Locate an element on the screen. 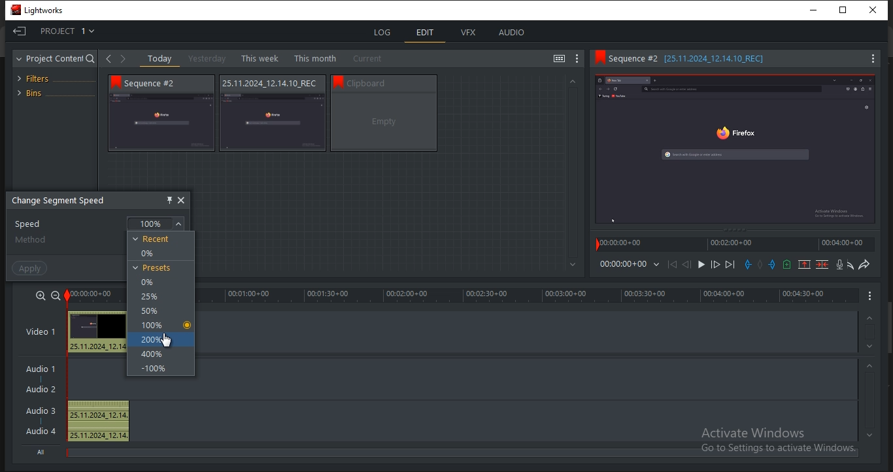 The image size is (893, 472). Playback marker is located at coordinates (593, 245).